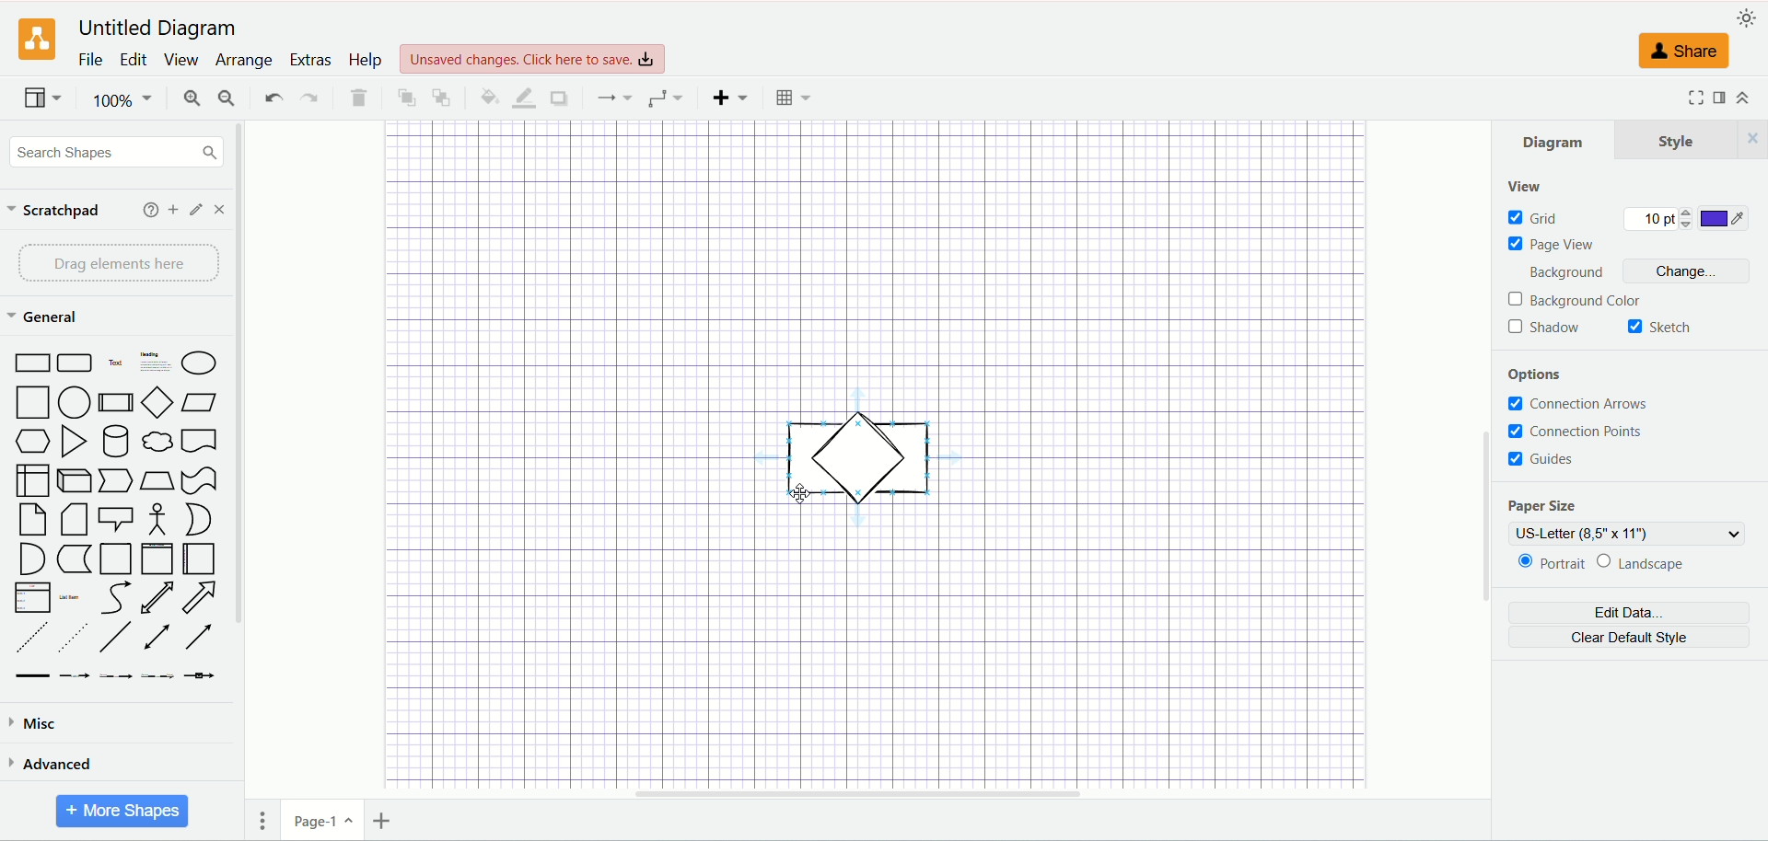 The image size is (1768, 841). I want to click on Rounded Rectangle, so click(76, 363).